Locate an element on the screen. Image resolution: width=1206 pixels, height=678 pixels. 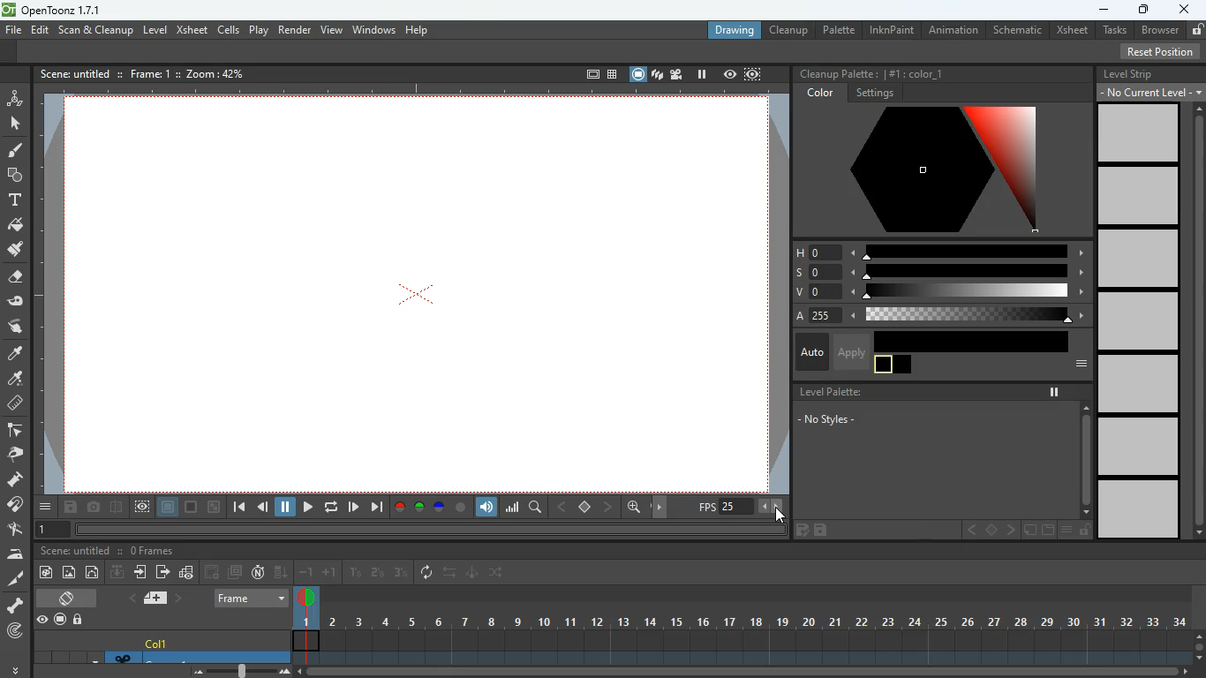
replay is located at coordinates (329, 508).